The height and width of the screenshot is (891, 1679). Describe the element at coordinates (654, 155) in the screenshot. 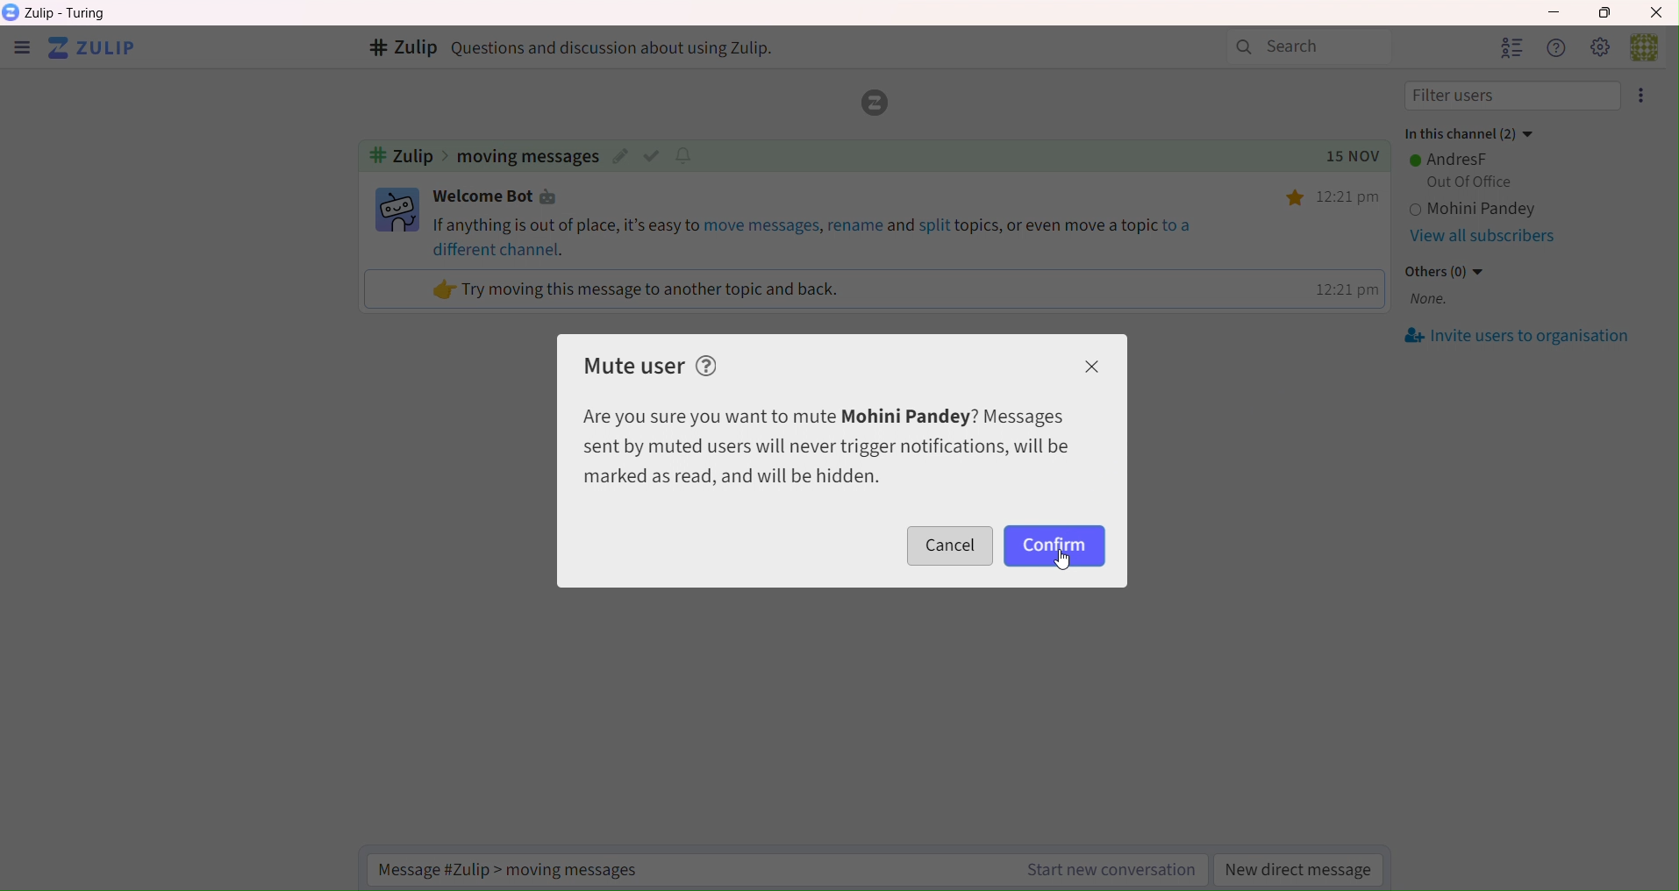

I see `mark` at that location.